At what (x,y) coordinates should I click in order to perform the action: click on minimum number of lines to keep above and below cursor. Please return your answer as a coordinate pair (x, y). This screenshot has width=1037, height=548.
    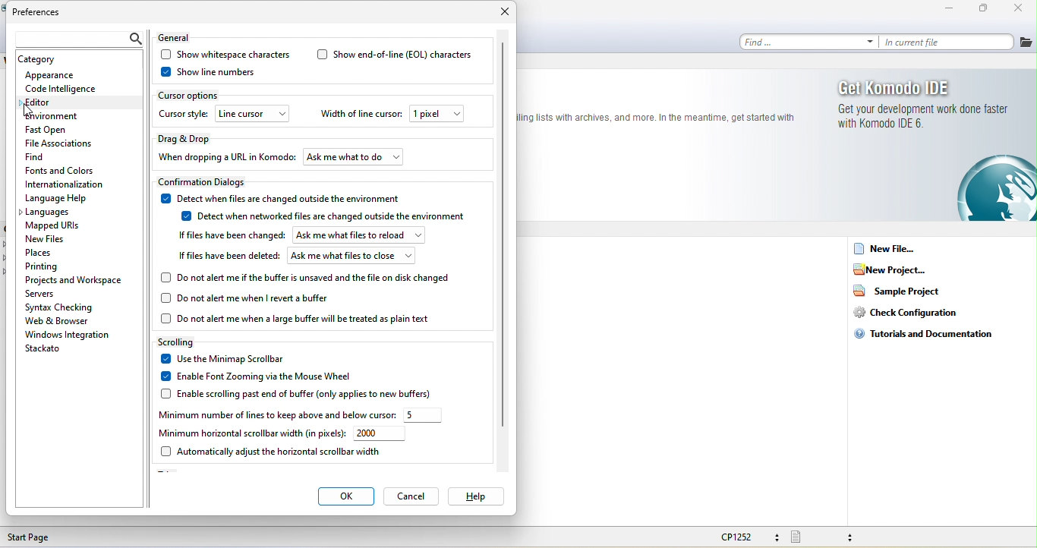
    Looking at the image, I should click on (275, 416).